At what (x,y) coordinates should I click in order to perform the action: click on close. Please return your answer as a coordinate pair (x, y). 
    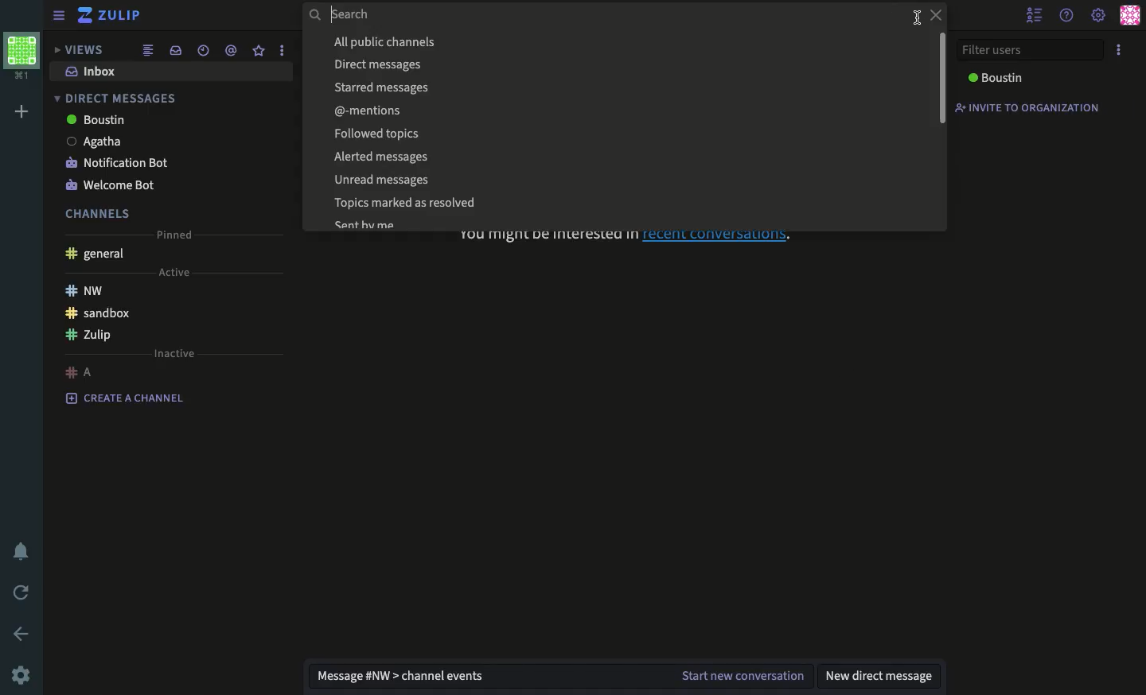
    Looking at the image, I should click on (942, 14).